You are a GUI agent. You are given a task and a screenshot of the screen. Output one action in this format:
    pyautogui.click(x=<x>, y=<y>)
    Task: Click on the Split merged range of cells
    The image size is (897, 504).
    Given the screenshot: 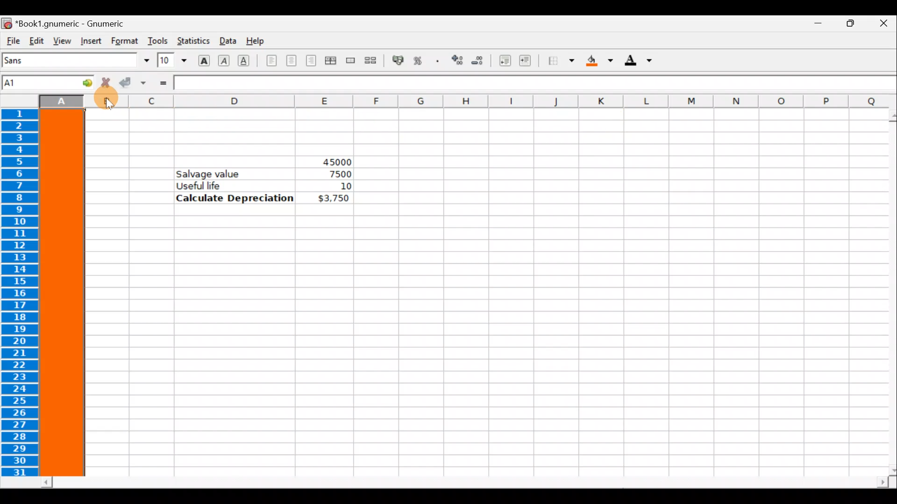 What is the action you would take?
    pyautogui.click(x=371, y=60)
    